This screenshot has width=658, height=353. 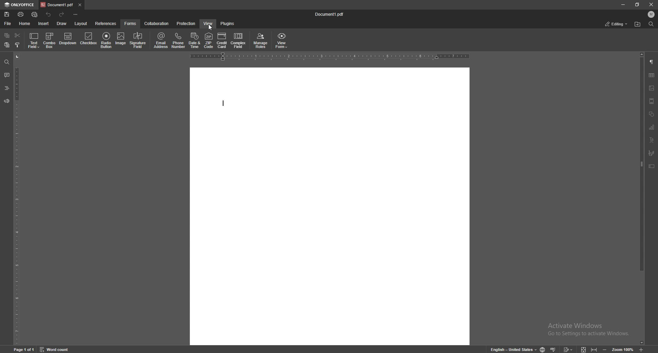 I want to click on cursor, so click(x=210, y=28).